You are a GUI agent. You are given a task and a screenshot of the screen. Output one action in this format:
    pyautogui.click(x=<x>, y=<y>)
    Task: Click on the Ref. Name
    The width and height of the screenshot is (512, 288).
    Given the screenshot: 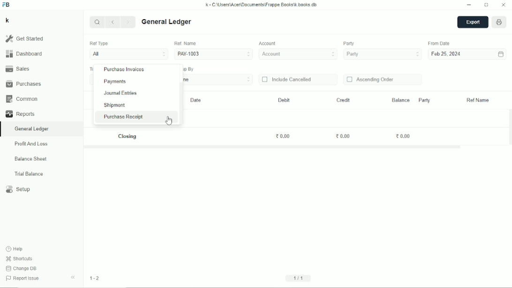 What is the action you would take?
    pyautogui.click(x=185, y=43)
    